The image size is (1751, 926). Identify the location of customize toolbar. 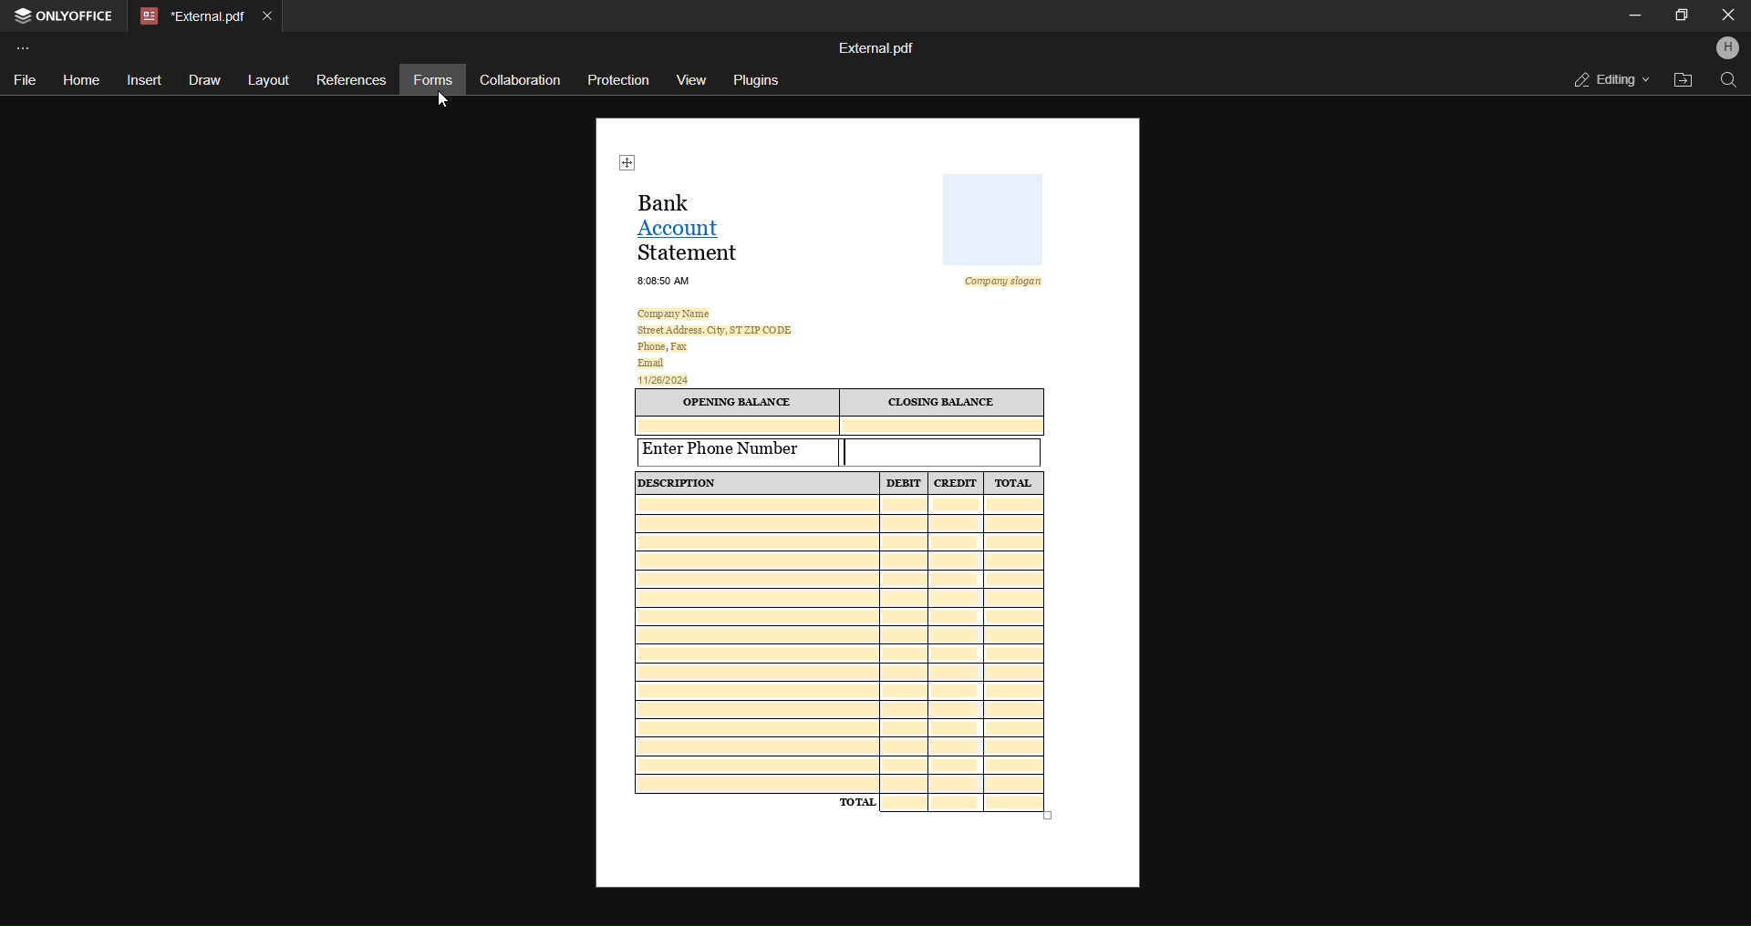
(27, 46).